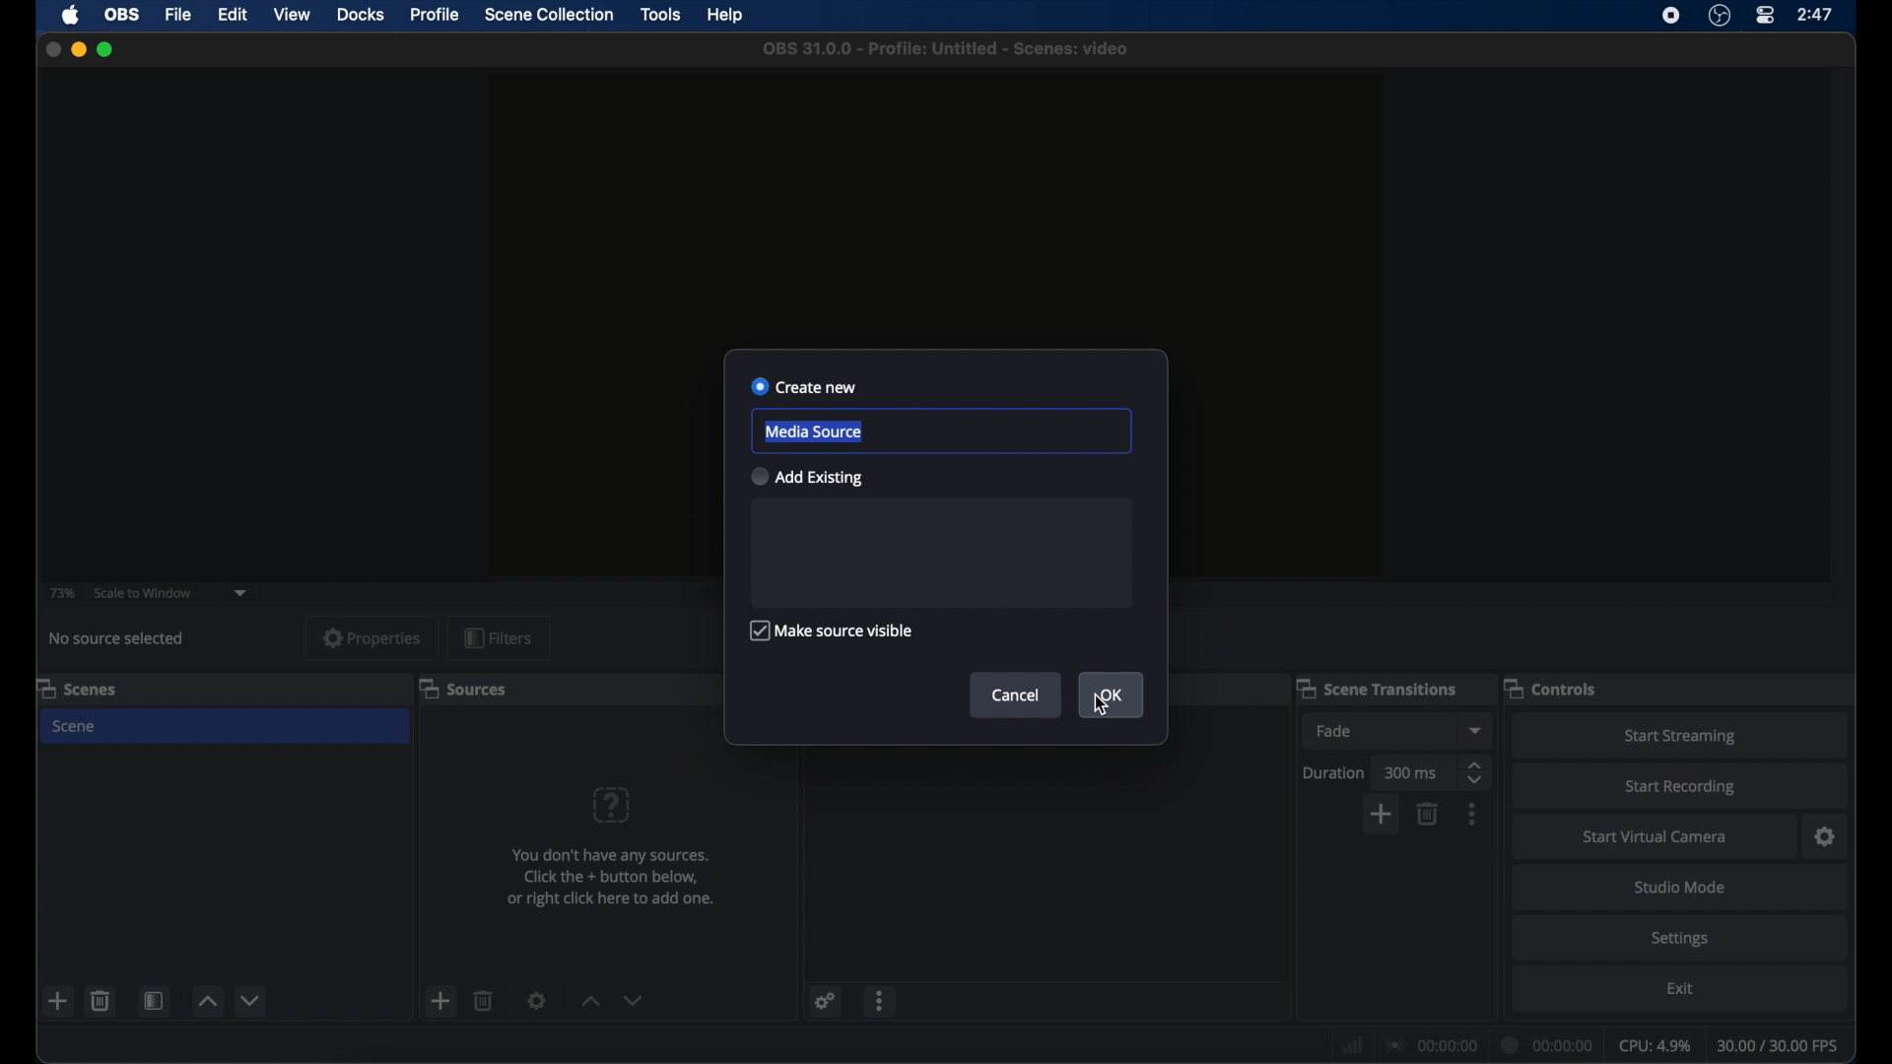  Describe the element at coordinates (436, 15) in the screenshot. I see `profile` at that location.